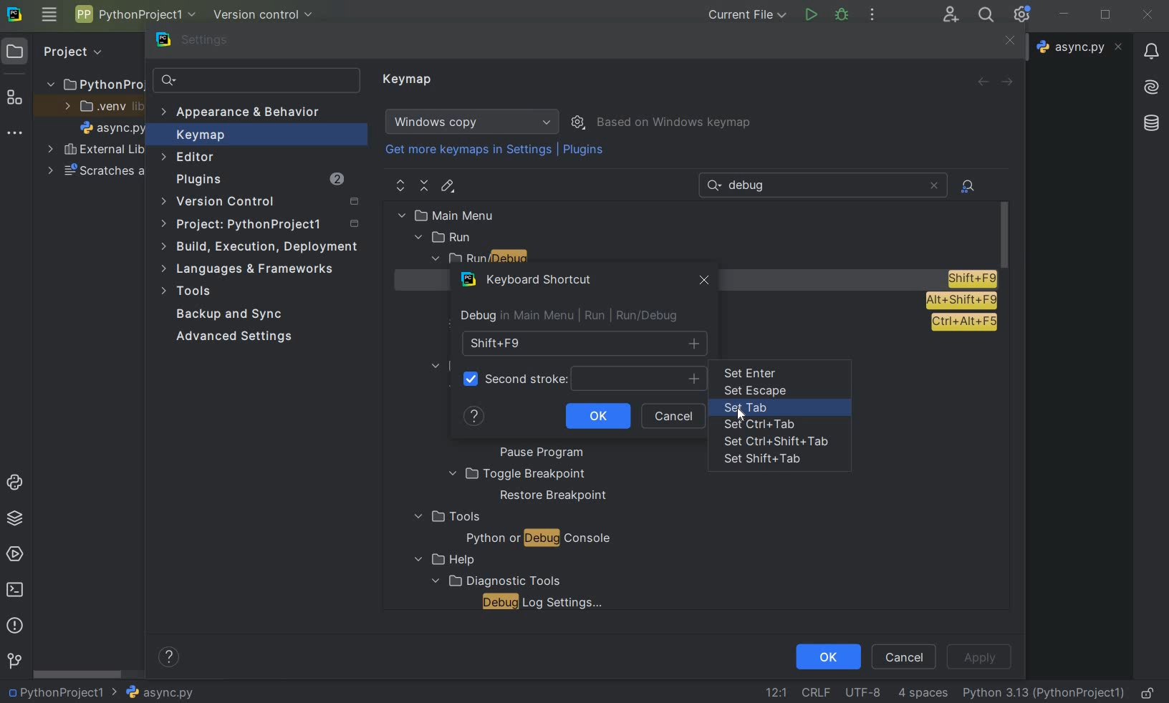 The width and height of the screenshot is (1169, 703). I want to click on version control, so click(268, 16).